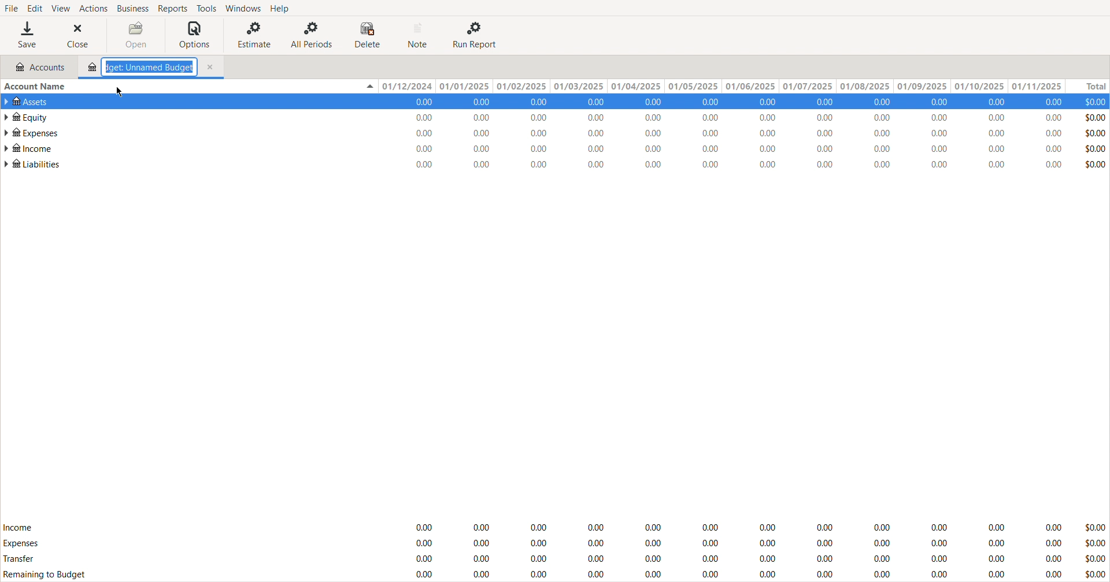 The image size is (1110, 582). I want to click on Equity, so click(25, 114).